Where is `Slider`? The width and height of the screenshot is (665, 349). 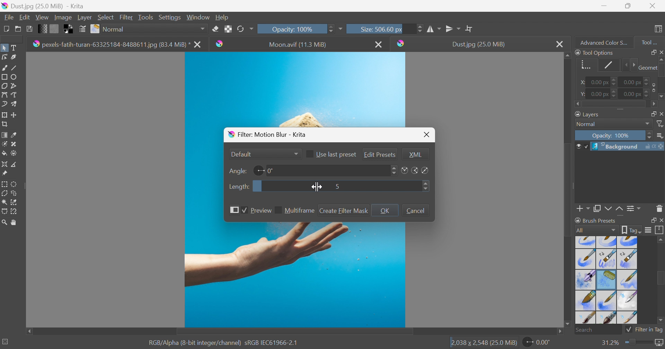
Slider is located at coordinates (615, 105).